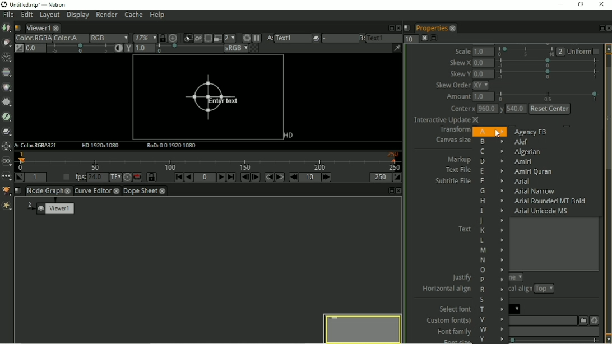  What do you see at coordinates (6, 178) in the screenshot?
I see `Other` at bounding box center [6, 178].